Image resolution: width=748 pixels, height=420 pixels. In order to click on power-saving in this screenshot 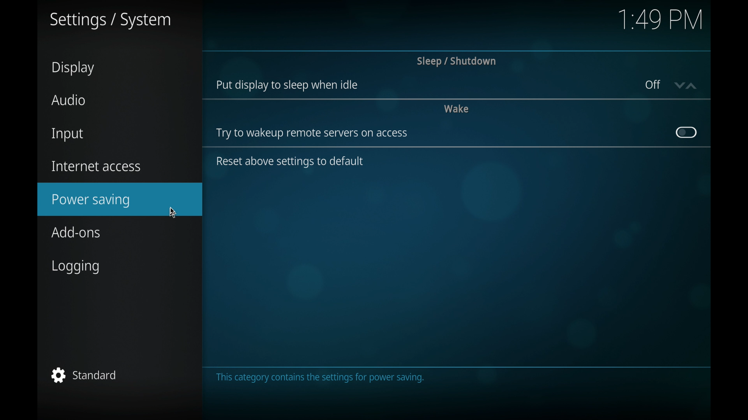, I will do `click(121, 199)`.